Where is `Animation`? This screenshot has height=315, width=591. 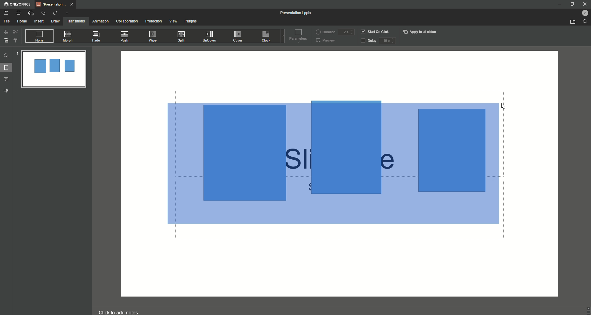 Animation is located at coordinates (100, 21).